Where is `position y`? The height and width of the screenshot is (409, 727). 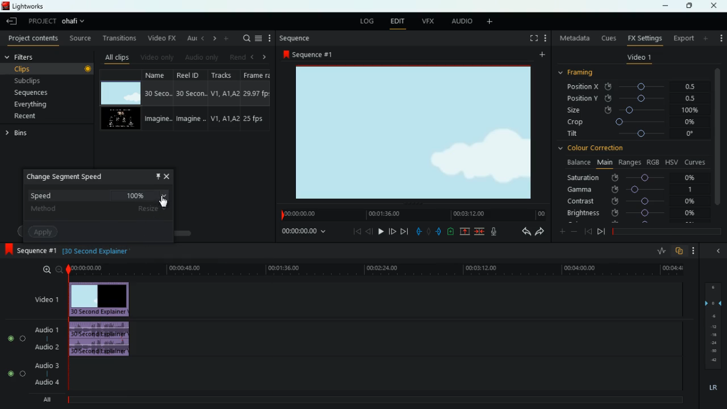
position y is located at coordinates (633, 98).